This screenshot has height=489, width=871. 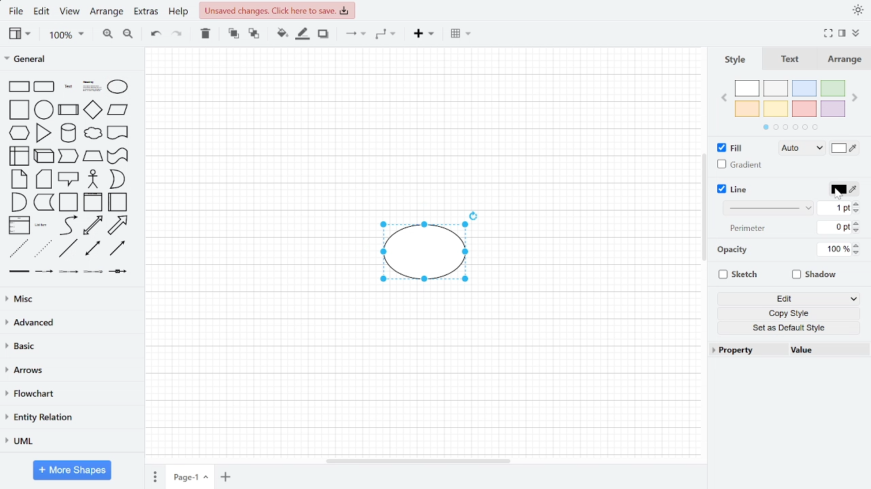 What do you see at coordinates (276, 10) in the screenshot?
I see `Unsaved changes. click here to save` at bounding box center [276, 10].